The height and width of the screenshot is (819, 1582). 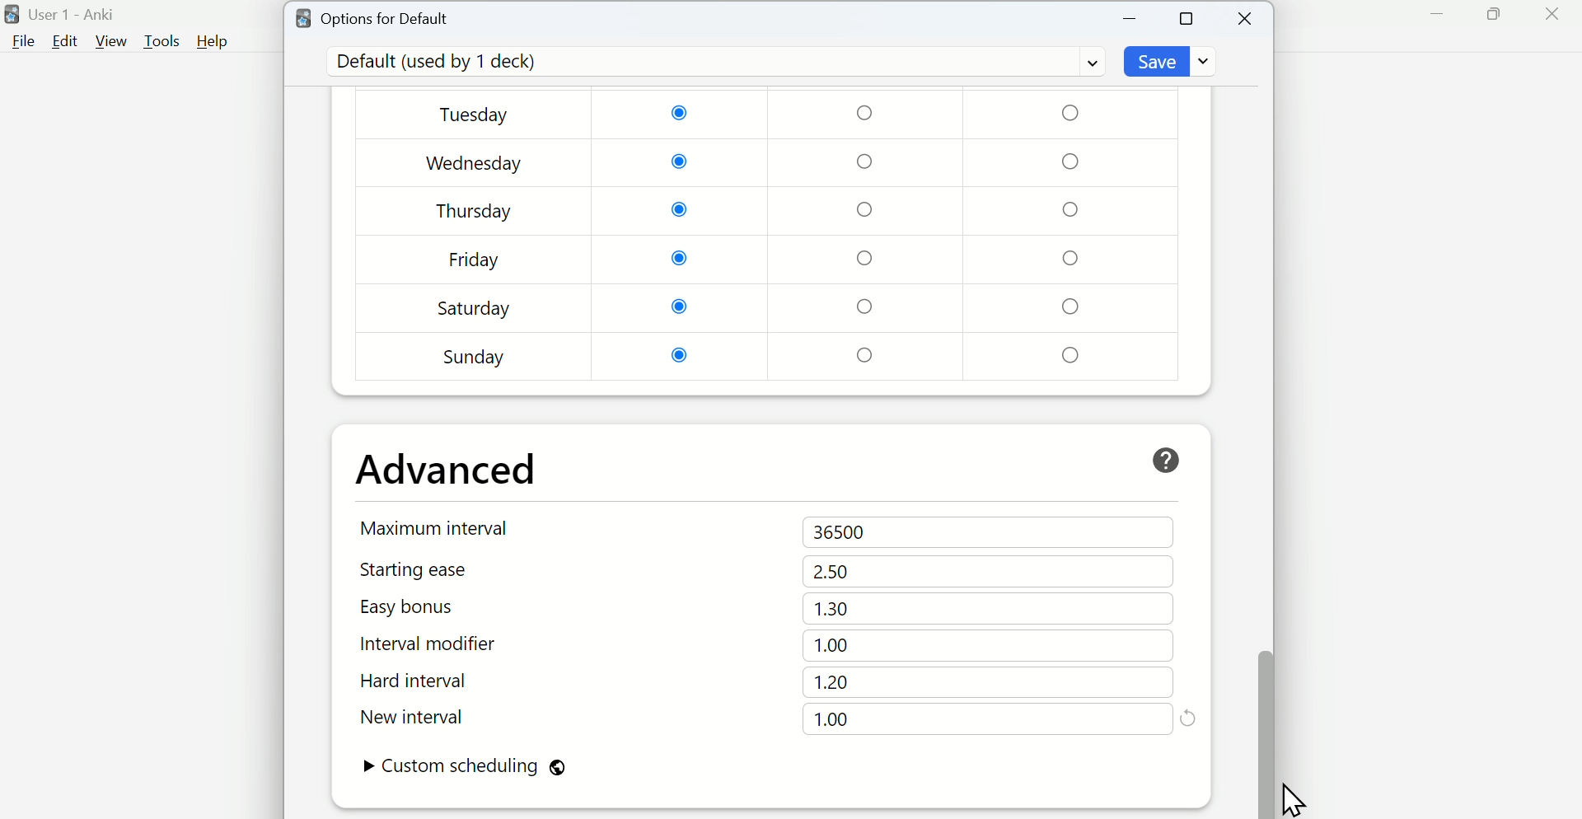 I want to click on Starting ease, so click(x=436, y=569).